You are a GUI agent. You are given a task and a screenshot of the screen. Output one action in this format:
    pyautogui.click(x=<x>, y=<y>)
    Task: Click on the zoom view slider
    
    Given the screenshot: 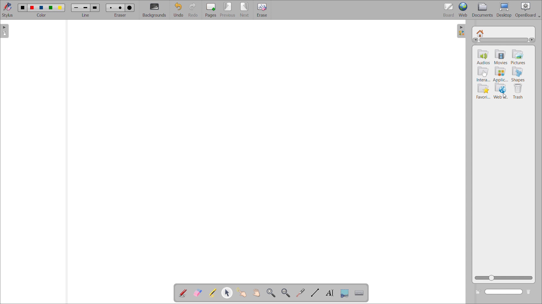 What is the action you would take?
    pyautogui.click(x=503, y=278)
    